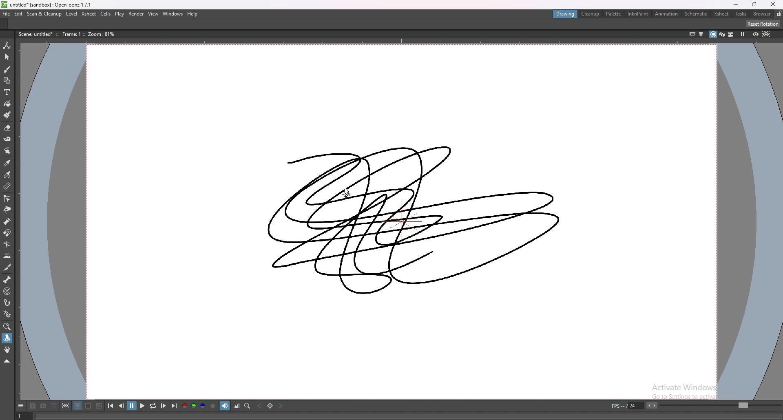  I want to click on control point editor, so click(7, 199).